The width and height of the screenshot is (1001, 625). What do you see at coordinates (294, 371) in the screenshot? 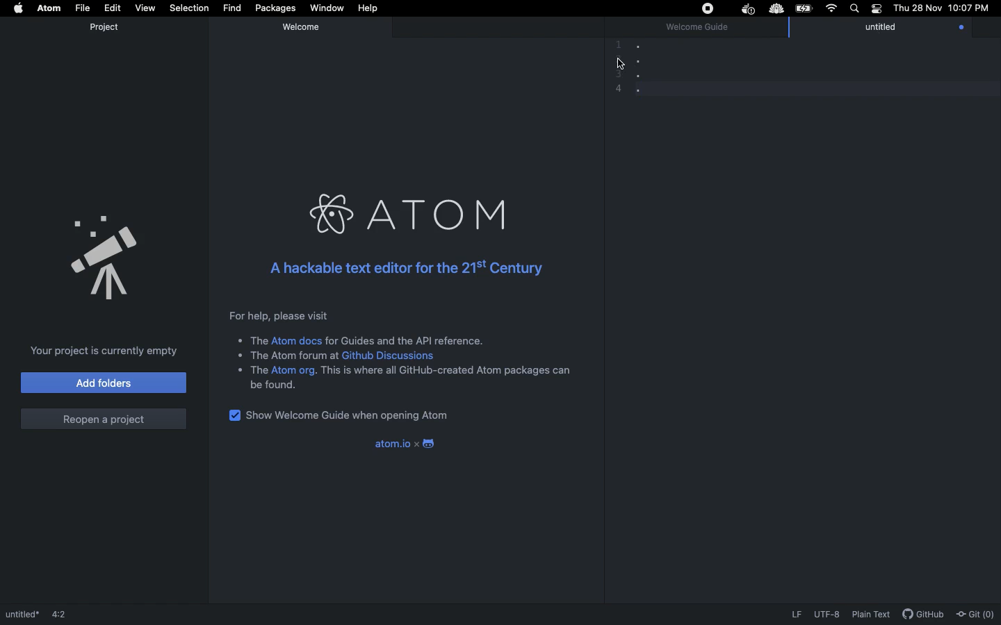
I see `Atom org` at bounding box center [294, 371].